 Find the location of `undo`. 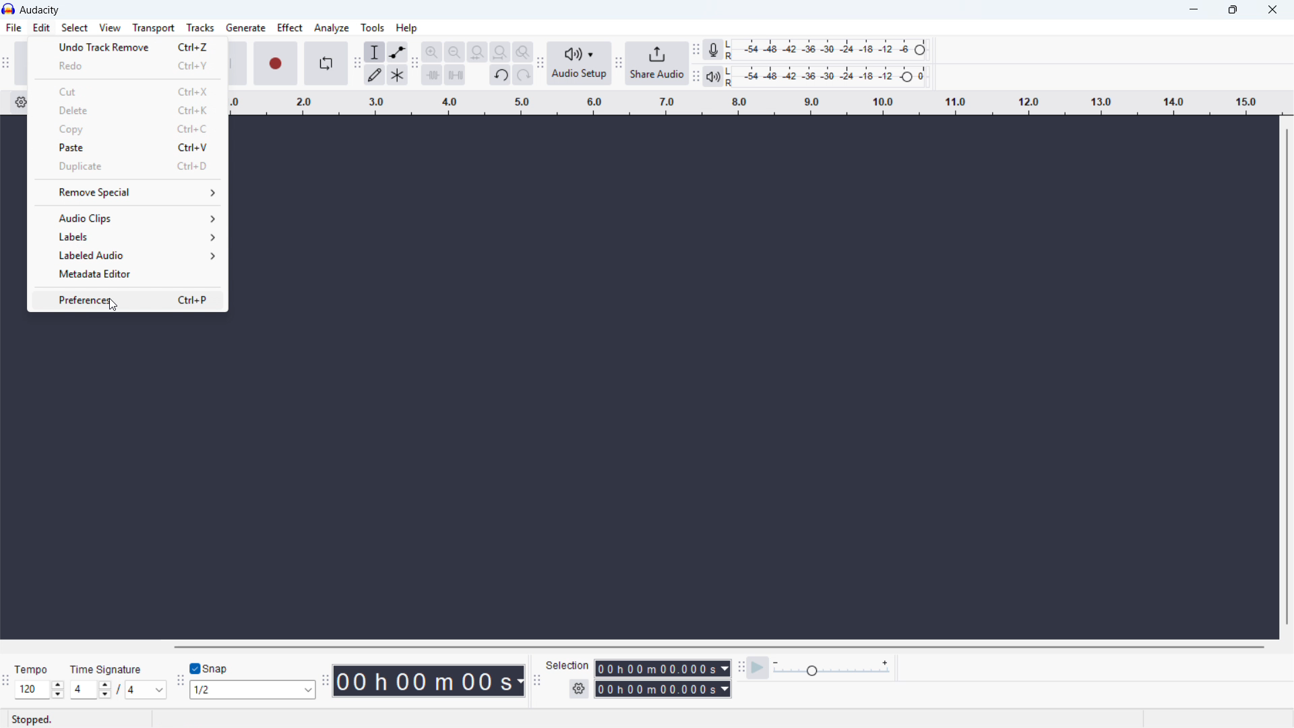

undo is located at coordinates (500, 75).